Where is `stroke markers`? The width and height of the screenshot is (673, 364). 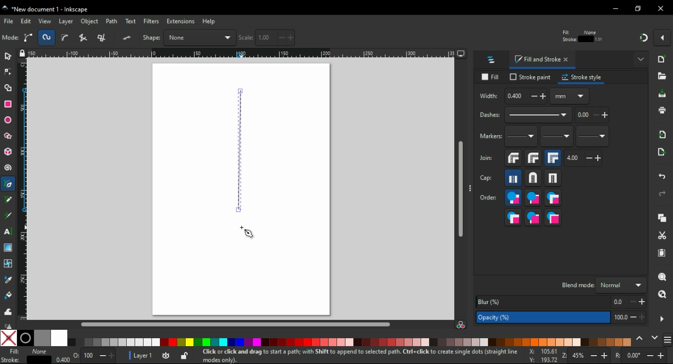
stroke markers is located at coordinates (533, 217).